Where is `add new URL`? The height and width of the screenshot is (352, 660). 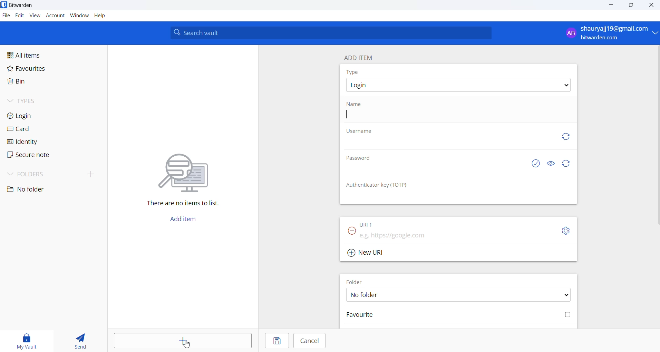
add new URL is located at coordinates (369, 252).